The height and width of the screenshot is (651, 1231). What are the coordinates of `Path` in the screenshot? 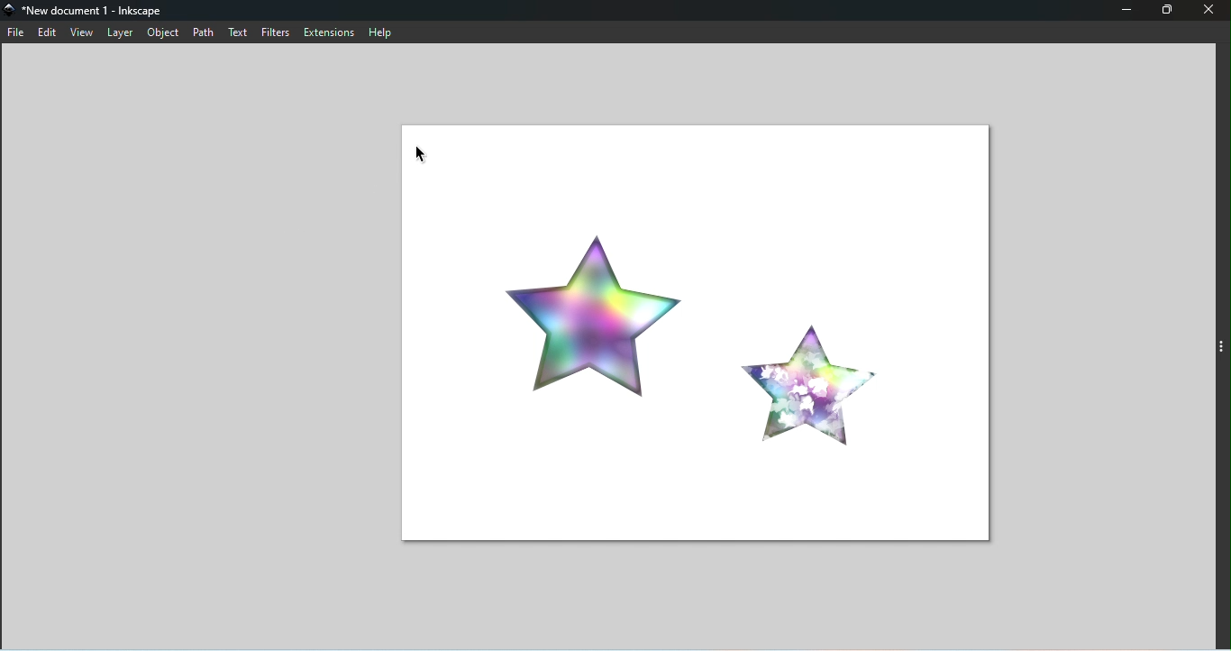 It's located at (201, 32).